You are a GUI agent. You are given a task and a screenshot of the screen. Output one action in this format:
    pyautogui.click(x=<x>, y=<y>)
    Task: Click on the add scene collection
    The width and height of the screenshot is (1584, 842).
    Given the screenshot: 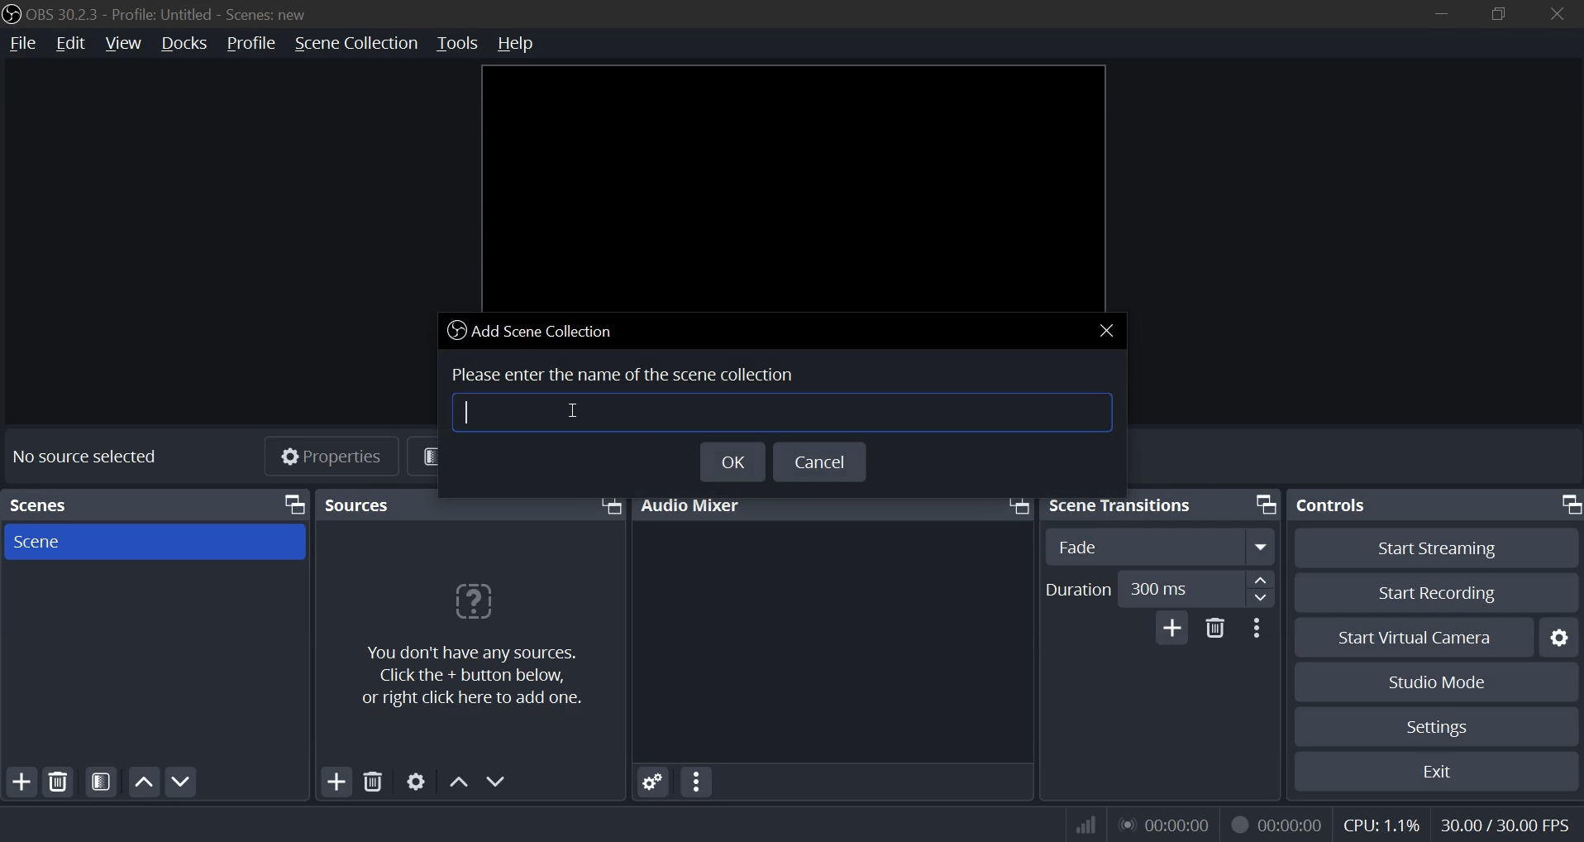 What is the action you would take?
    pyautogui.click(x=534, y=330)
    